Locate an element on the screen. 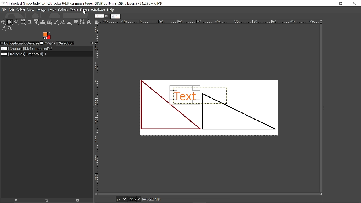 Image resolution: width=361 pixels, height=203 pixels. Cursor is located at coordinates (85, 12).